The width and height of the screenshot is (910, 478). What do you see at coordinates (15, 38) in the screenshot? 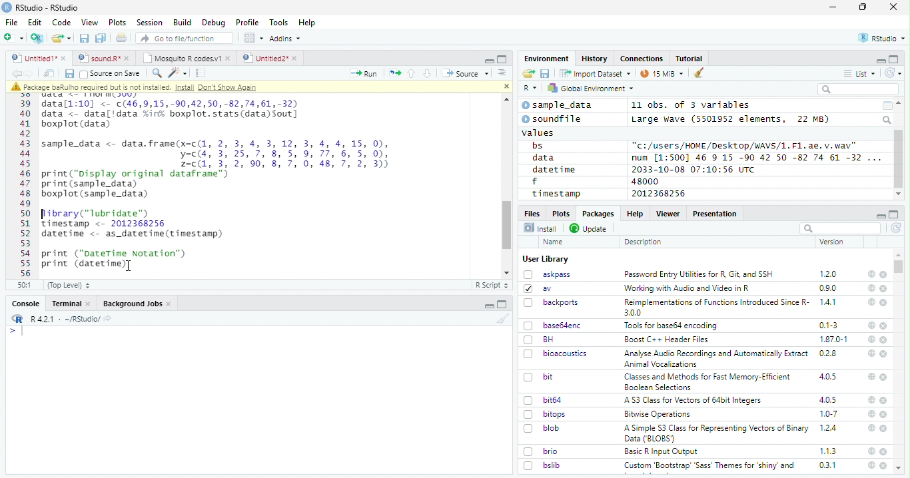
I see `New file` at bounding box center [15, 38].